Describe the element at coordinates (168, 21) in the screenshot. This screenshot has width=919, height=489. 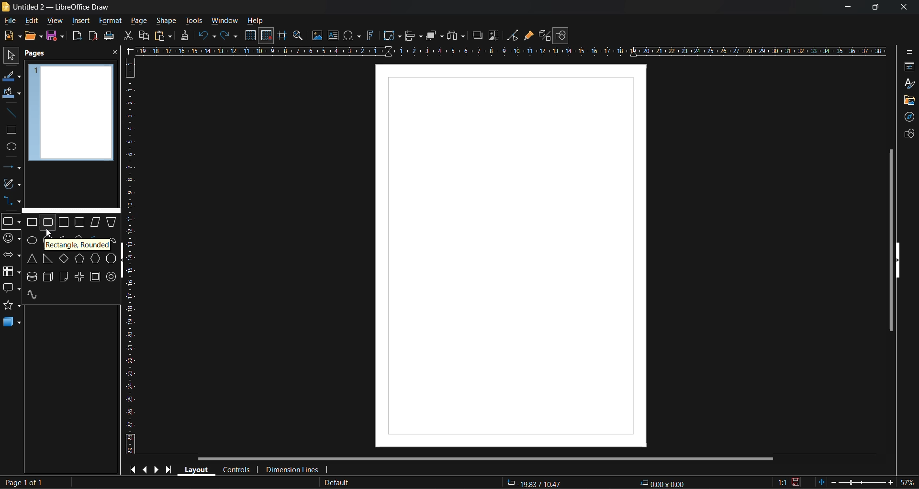
I see `shape` at that location.